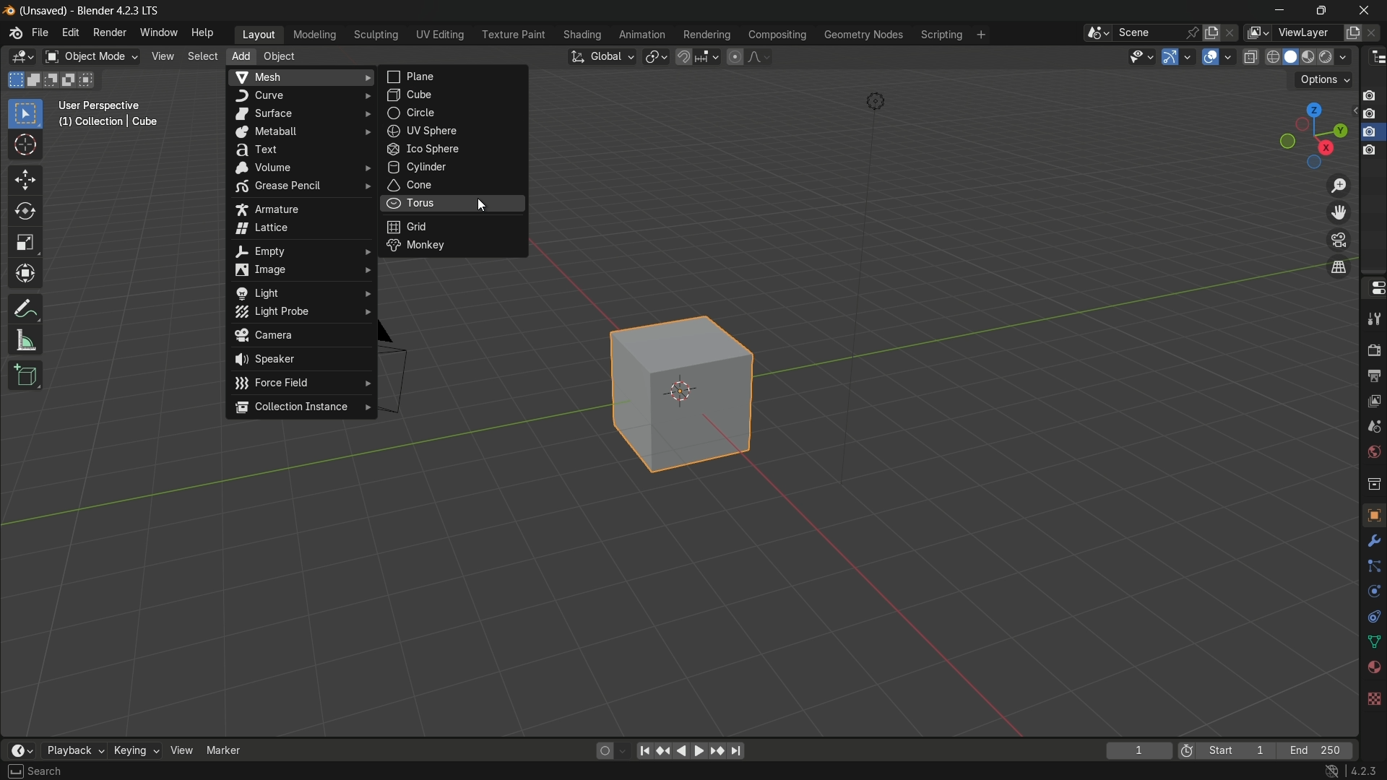 This screenshot has width=1387, height=780. I want to click on playback, so click(74, 750).